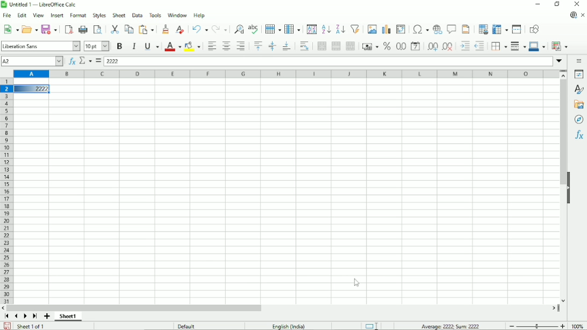 This screenshot has width=587, height=330. What do you see at coordinates (401, 29) in the screenshot?
I see `Insert or edit pivot table` at bounding box center [401, 29].